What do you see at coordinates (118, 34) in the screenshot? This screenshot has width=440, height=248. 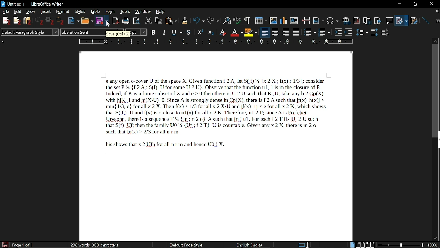 I see `Save (Ctrl+S)` at bounding box center [118, 34].